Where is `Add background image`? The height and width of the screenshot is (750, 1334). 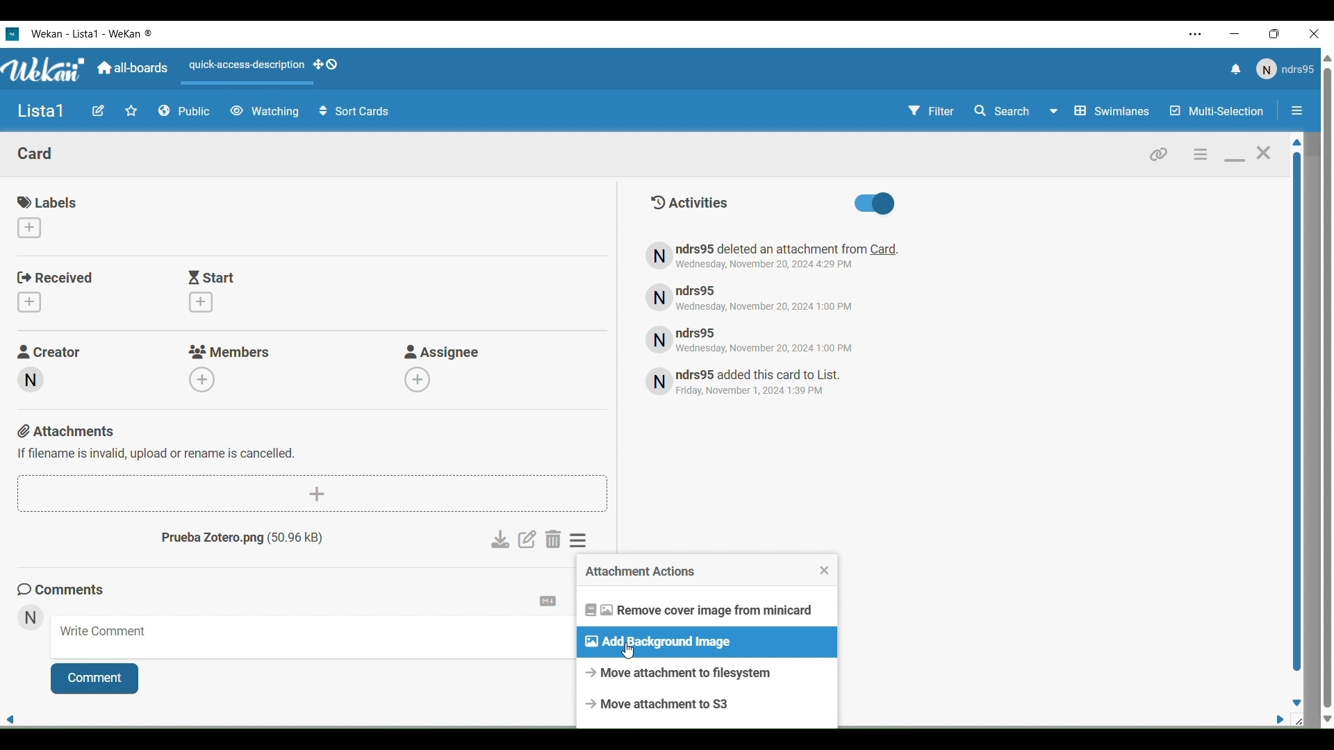 Add background image is located at coordinates (707, 642).